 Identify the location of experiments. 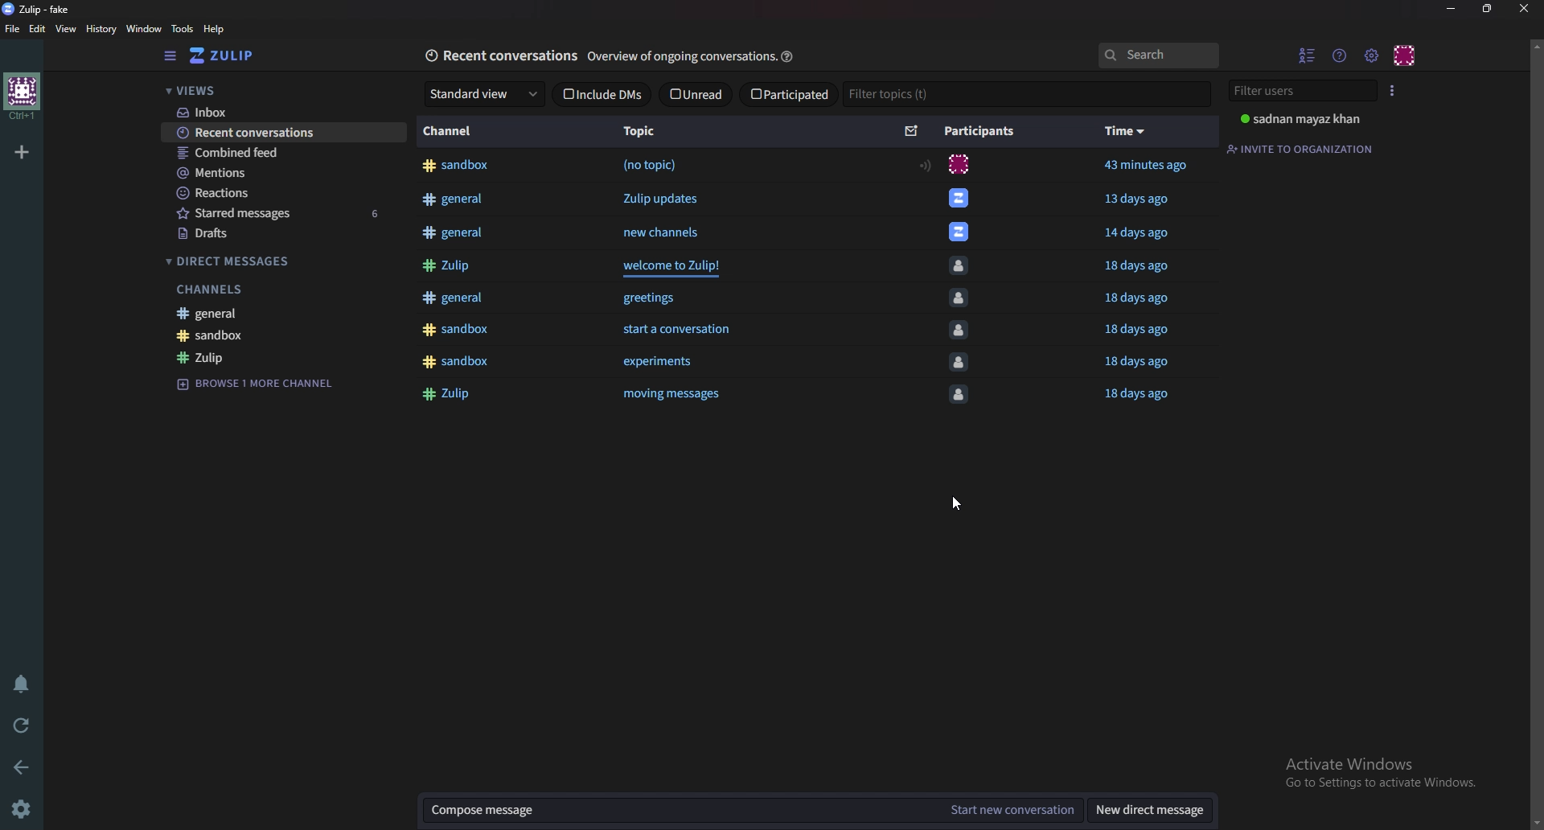
(664, 365).